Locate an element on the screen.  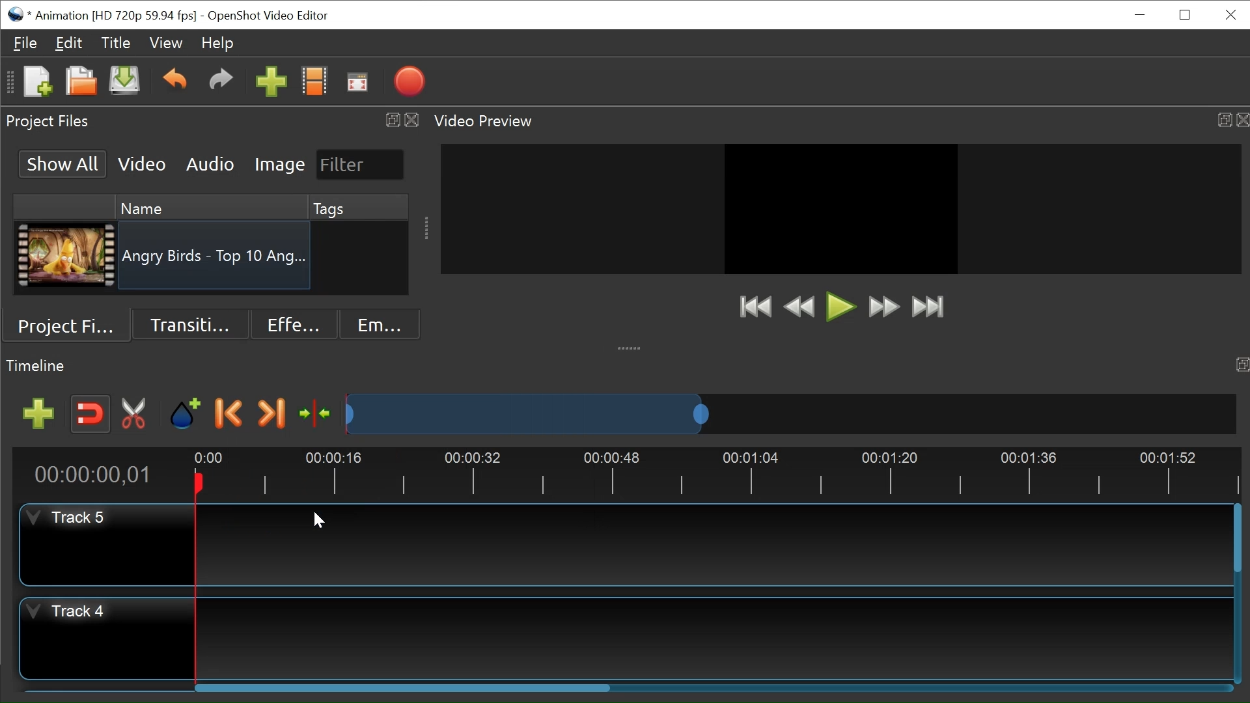
File Name is located at coordinates (216, 258).